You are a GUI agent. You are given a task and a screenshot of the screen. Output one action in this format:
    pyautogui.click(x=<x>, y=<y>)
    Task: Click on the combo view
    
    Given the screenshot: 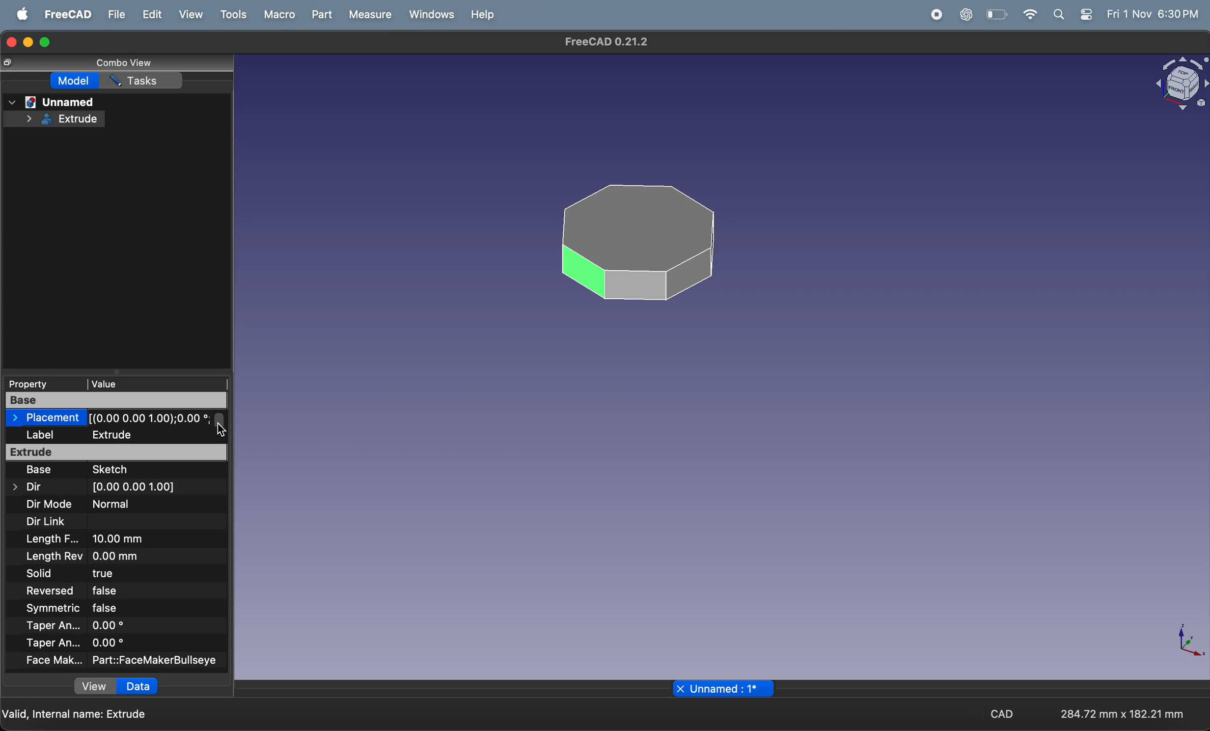 What is the action you would take?
    pyautogui.click(x=121, y=62)
    